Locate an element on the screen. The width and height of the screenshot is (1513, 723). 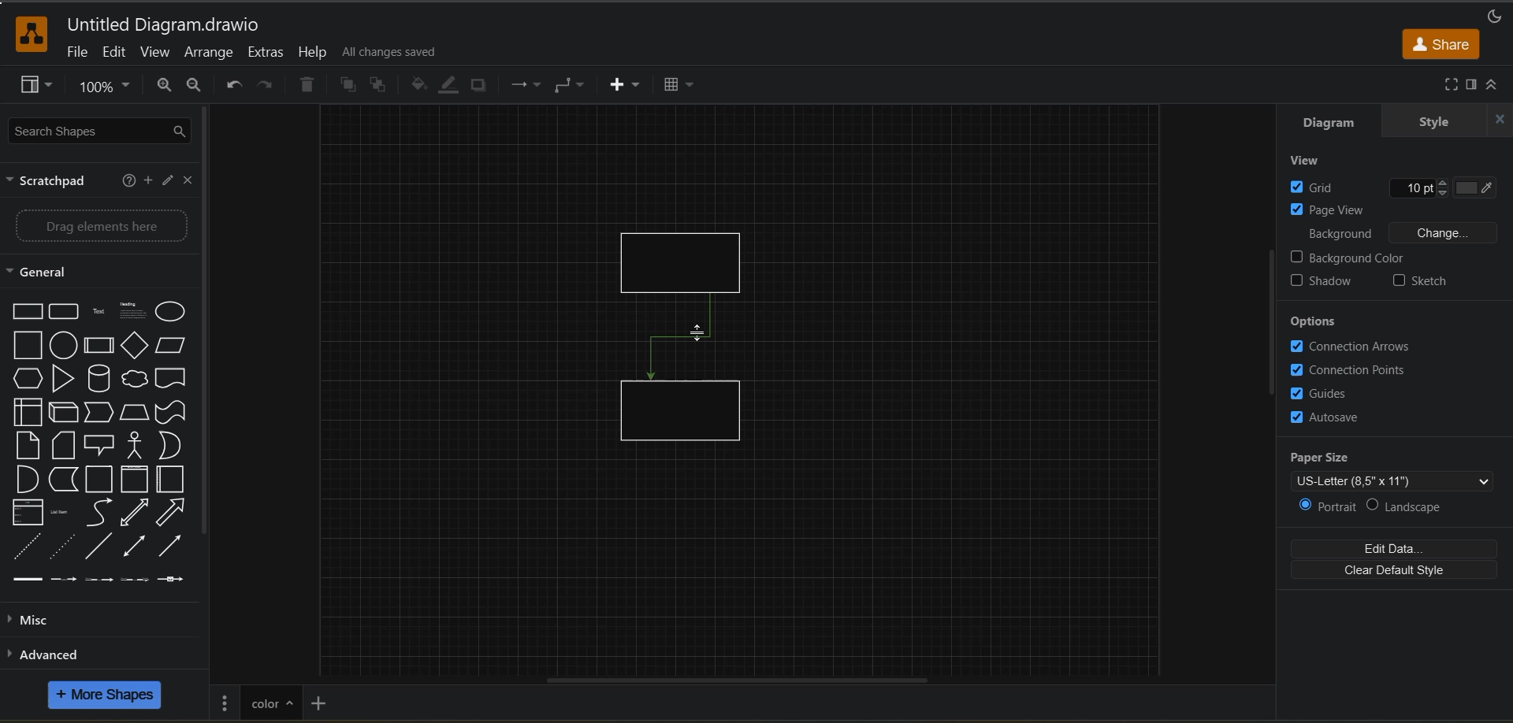
more shapes is located at coordinates (107, 697).